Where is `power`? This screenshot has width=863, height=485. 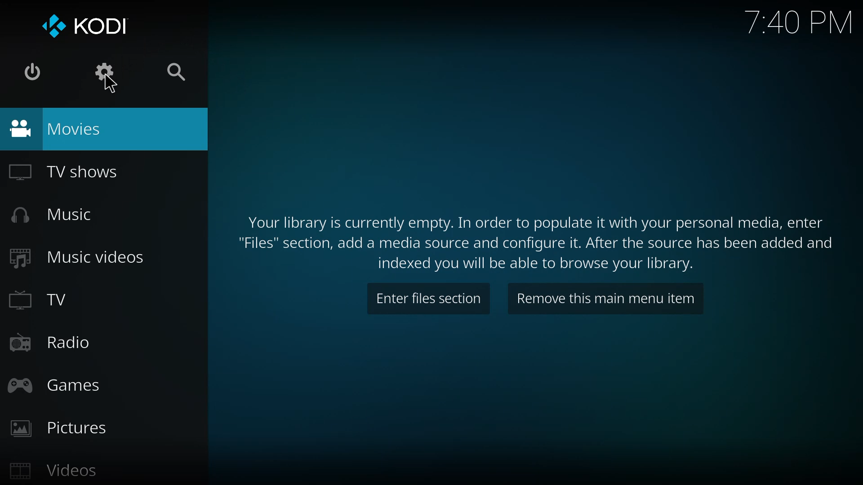 power is located at coordinates (30, 71).